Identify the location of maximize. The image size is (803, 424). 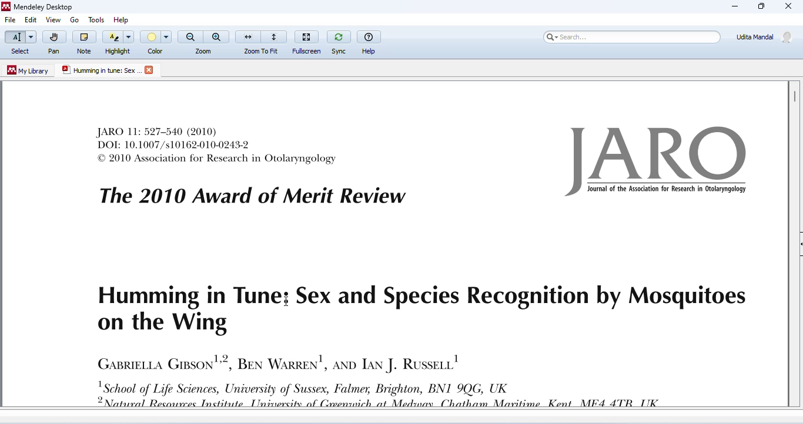
(760, 6).